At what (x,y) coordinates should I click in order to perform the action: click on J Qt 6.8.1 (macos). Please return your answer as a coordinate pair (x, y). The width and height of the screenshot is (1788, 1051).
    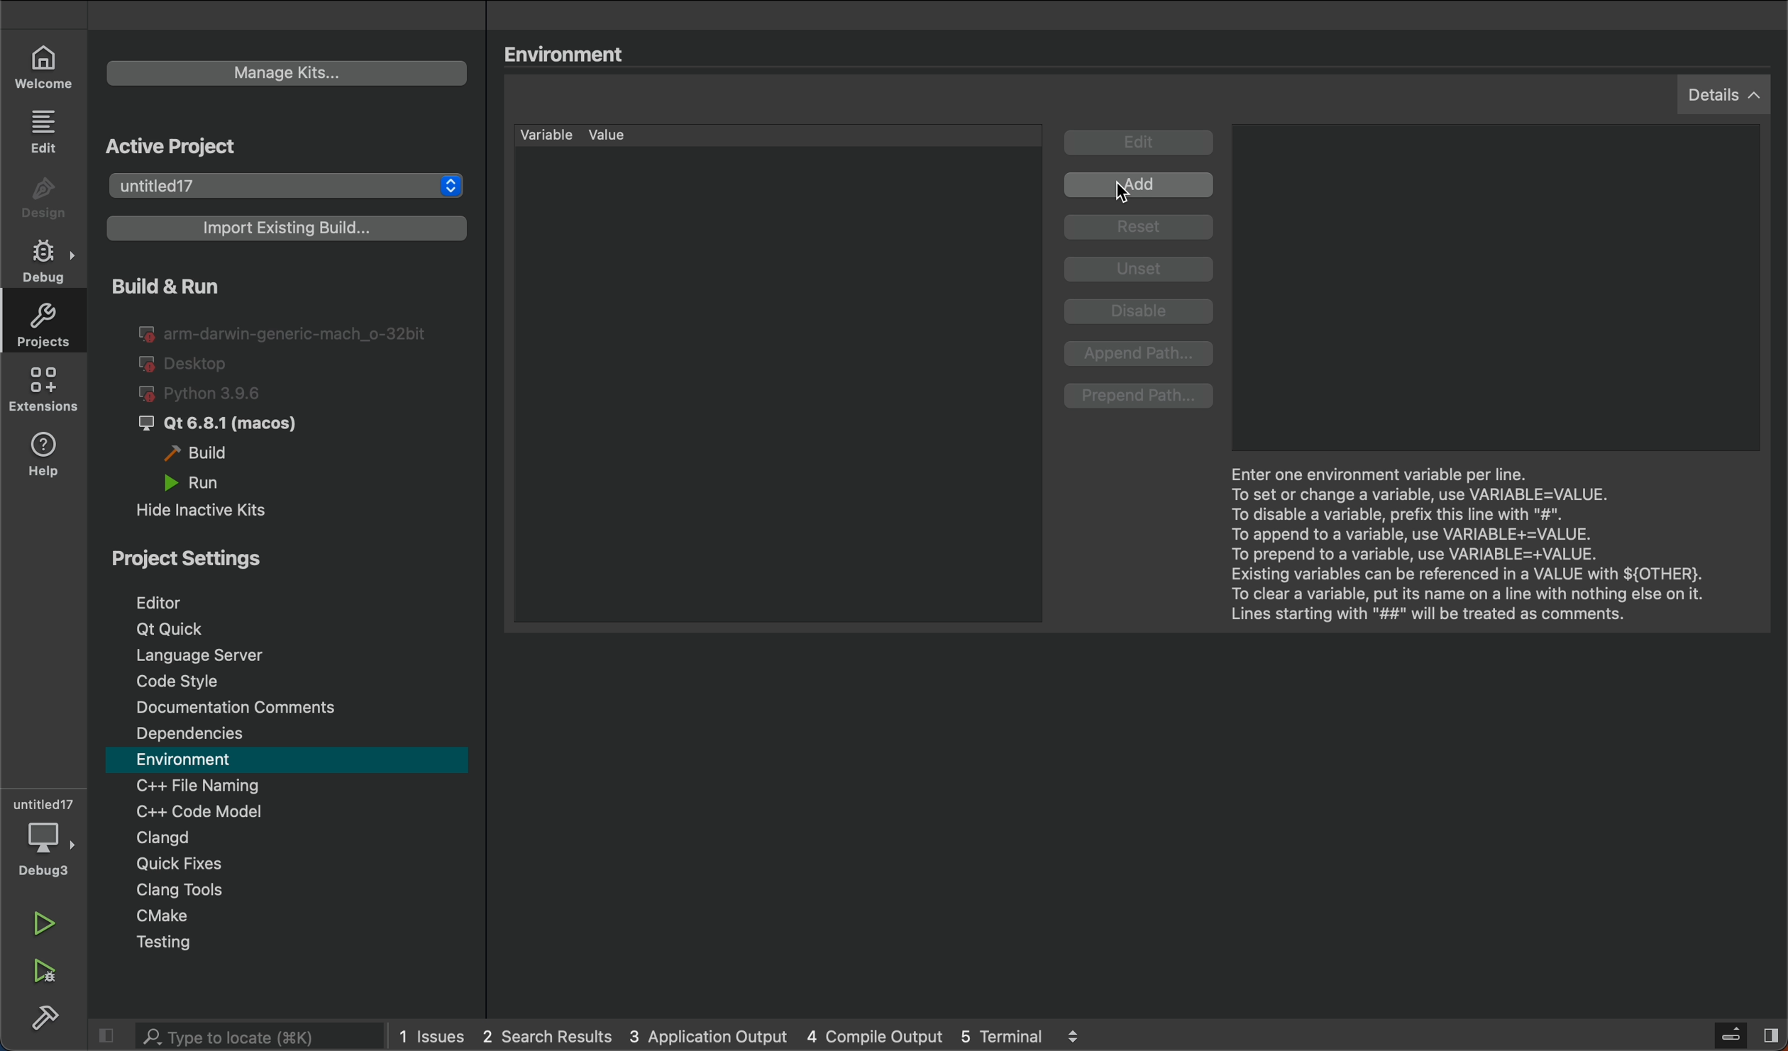
    Looking at the image, I should click on (231, 425).